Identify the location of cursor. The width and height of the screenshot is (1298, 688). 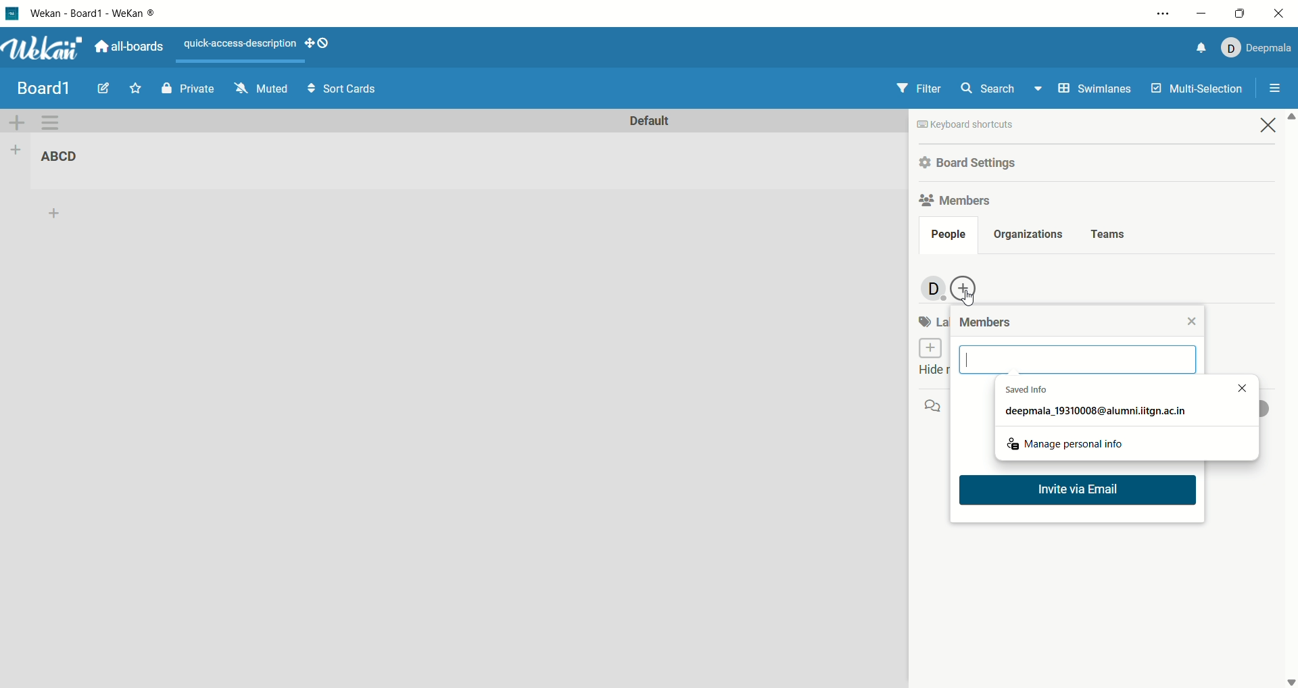
(970, 360).